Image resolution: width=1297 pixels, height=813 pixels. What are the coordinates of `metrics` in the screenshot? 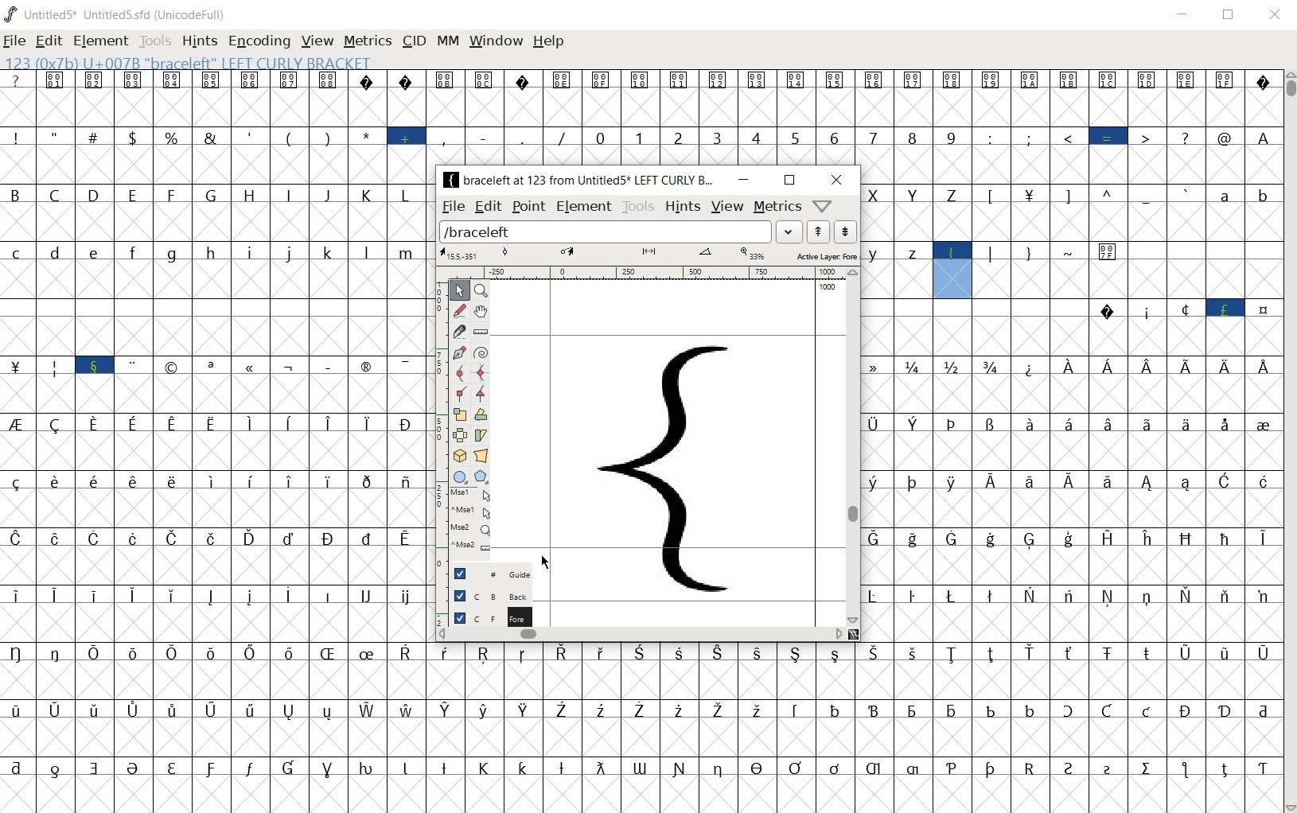 It's located at (367, 41).